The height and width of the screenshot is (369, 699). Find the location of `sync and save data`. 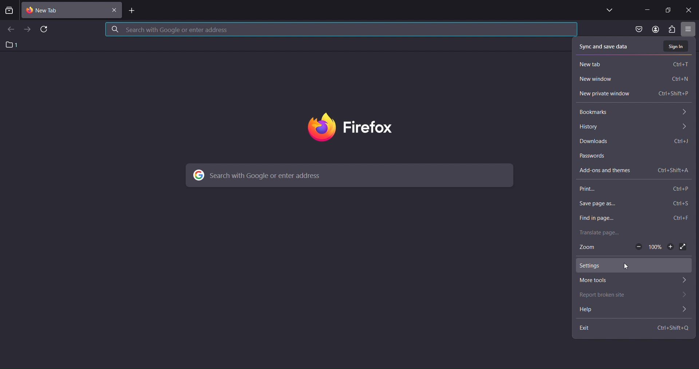

sync and save data is located at coordinates (605, 47).